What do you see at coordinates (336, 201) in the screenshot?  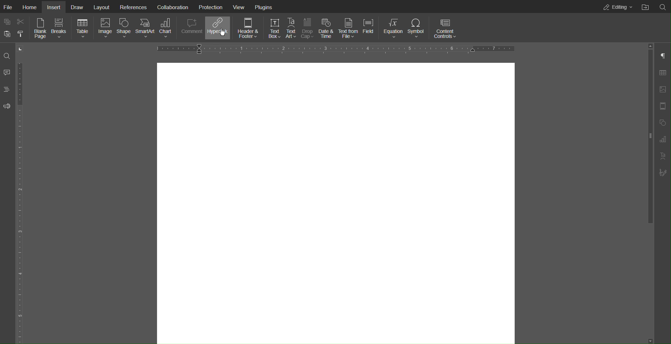 I see `blank page` at bounding box center [336, 201].